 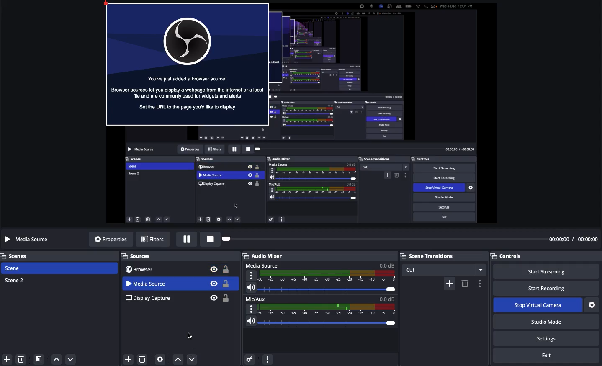 What do you see at coordinates (7, 359) in the screenshot?
I see `Add` at bounding box center [7, 359].